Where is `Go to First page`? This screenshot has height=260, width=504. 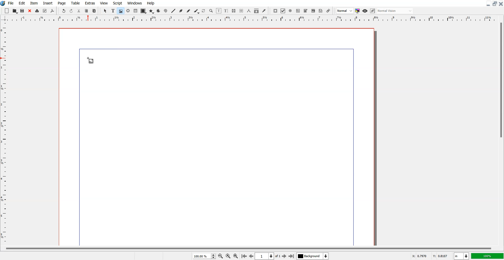 Go to First page is located at coordinates (244, 256).